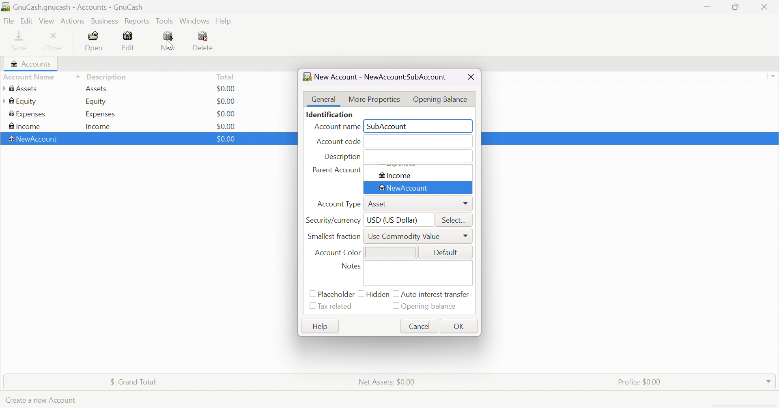  What do you see at coordinates (338, 143) in the screenshot?
I see `Account code` at bounding box center [338, 143].